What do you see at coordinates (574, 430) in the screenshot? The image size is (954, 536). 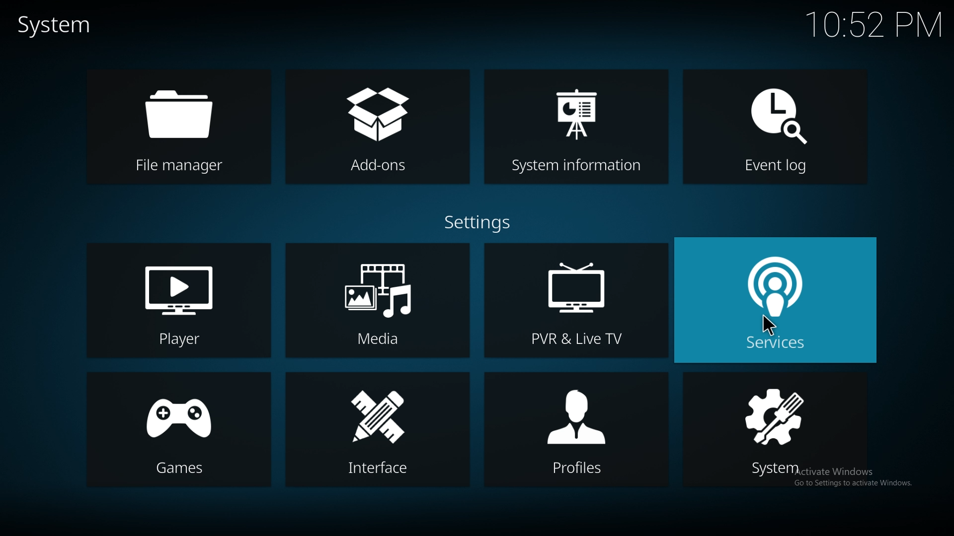 I see `profiles` at bounding box center [574, 430].